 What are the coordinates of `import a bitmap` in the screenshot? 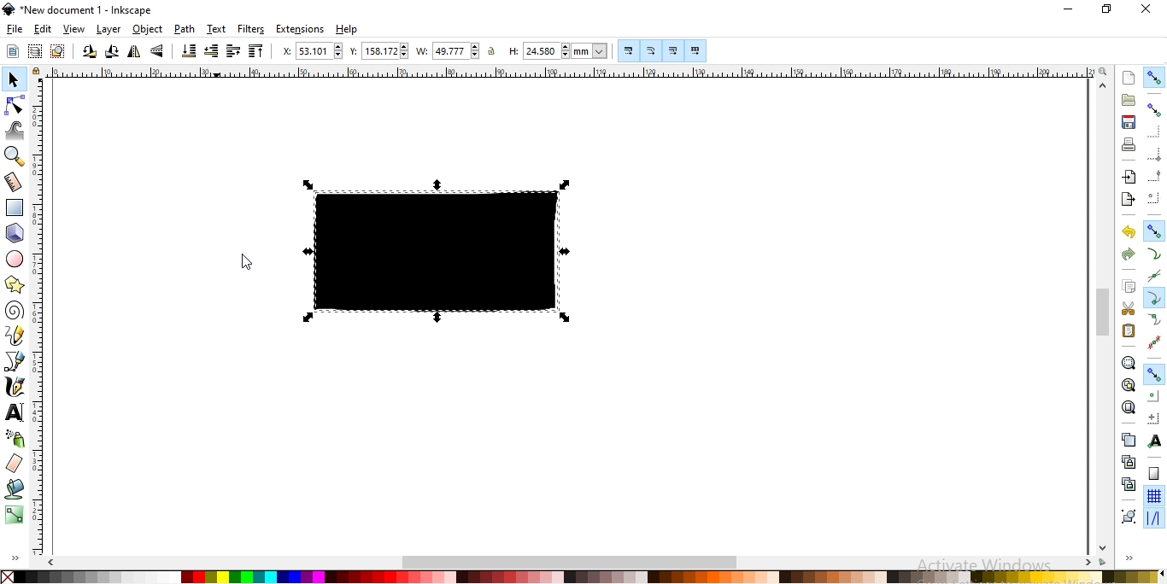 It's located at (1129, 178).